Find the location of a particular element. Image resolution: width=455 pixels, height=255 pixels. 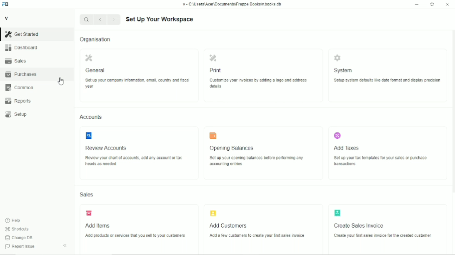

Gel Started is located at coordinates (23, 34).